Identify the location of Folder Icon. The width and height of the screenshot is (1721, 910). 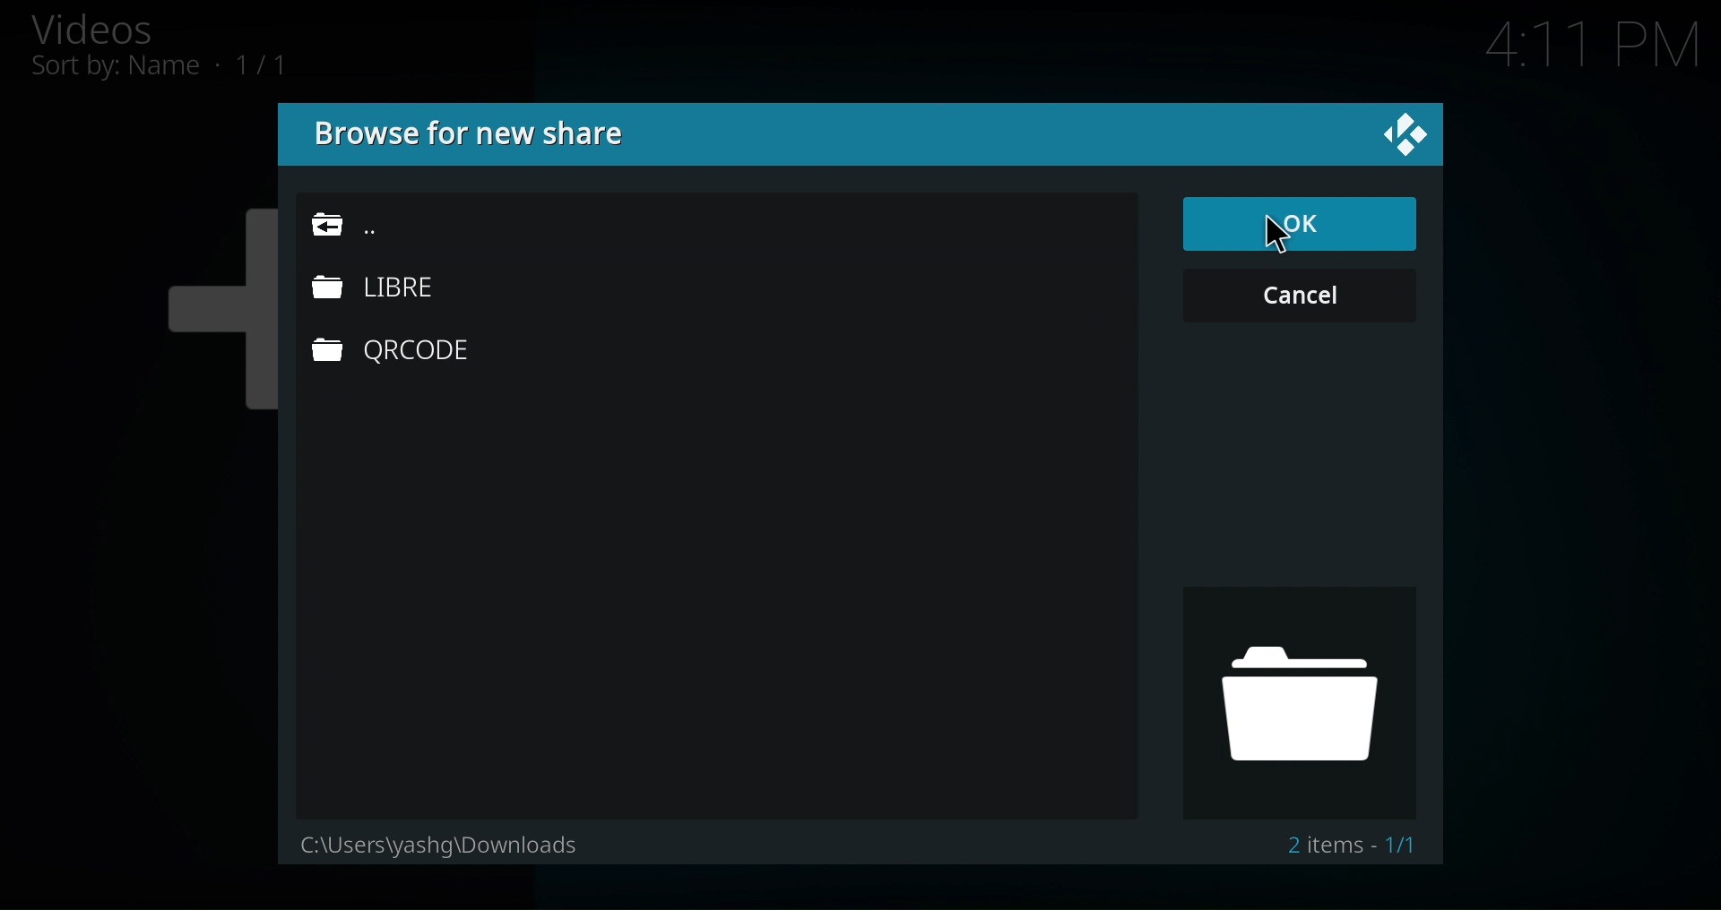
(1152, 700).